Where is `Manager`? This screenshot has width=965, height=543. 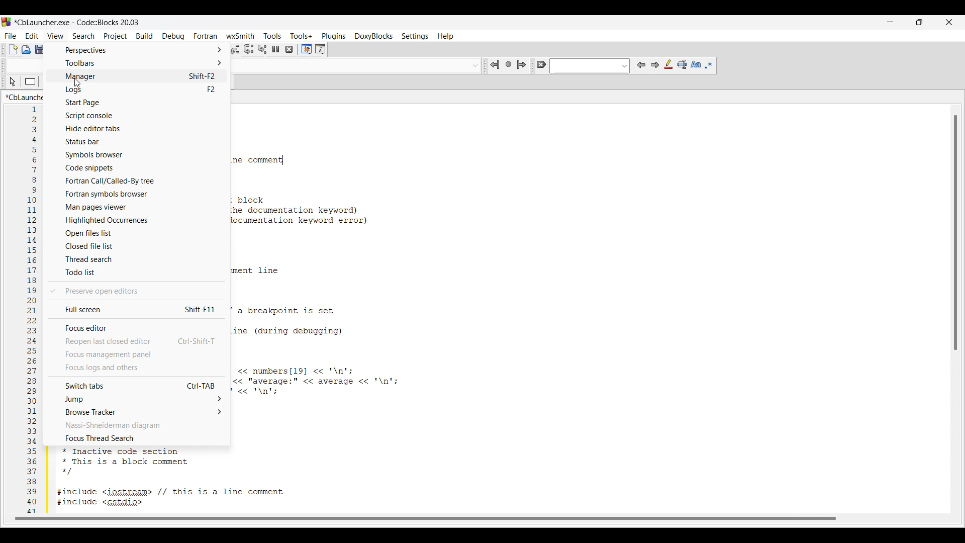 Manager is located at coordinates (137, 76).